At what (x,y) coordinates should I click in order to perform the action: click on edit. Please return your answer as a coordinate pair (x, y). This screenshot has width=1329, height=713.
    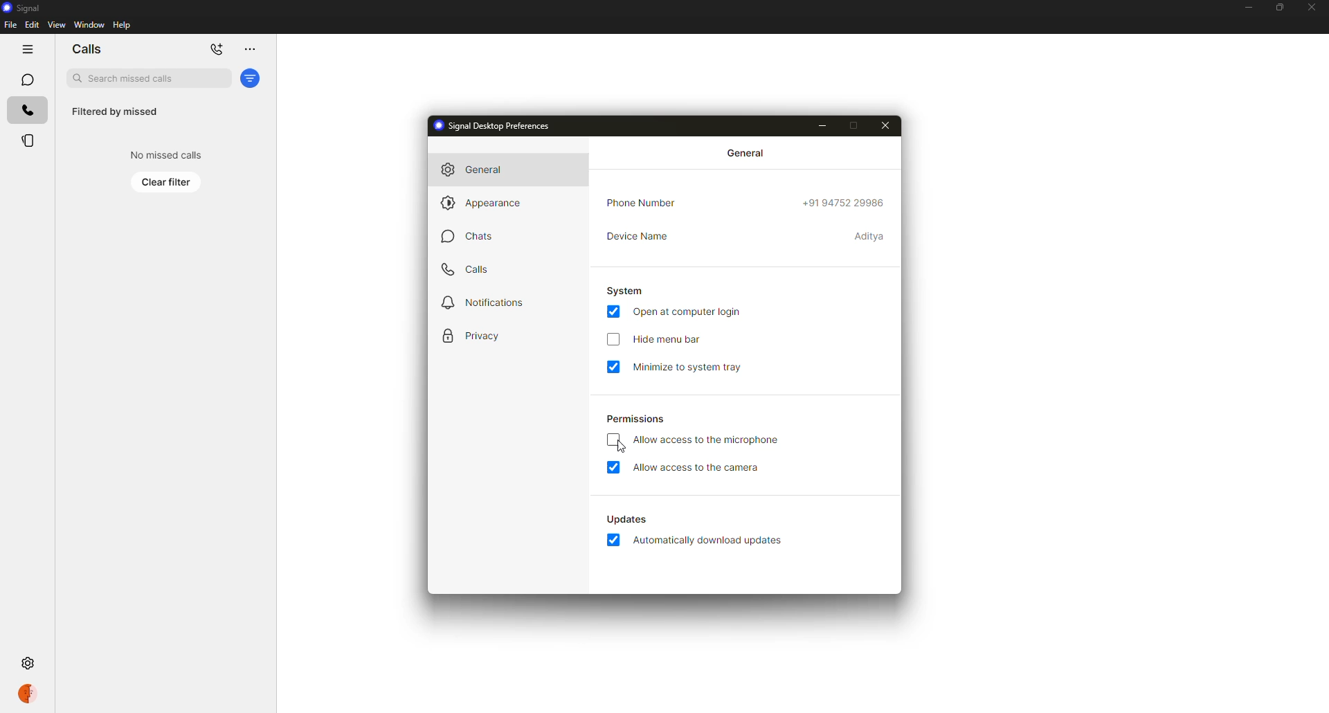
    Looking at the image, I should click on (32, 24).